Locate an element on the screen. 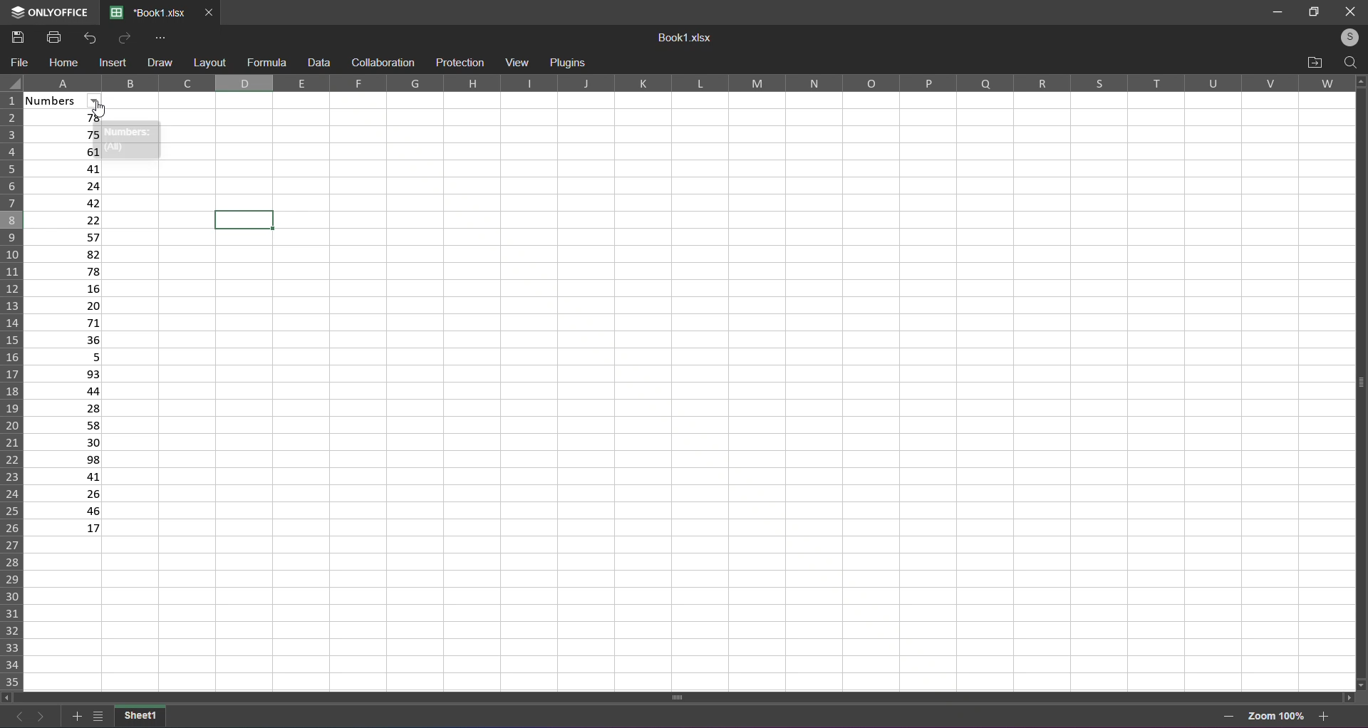 The image size is (1368, 728). undo is located at coordinates (93, 38).